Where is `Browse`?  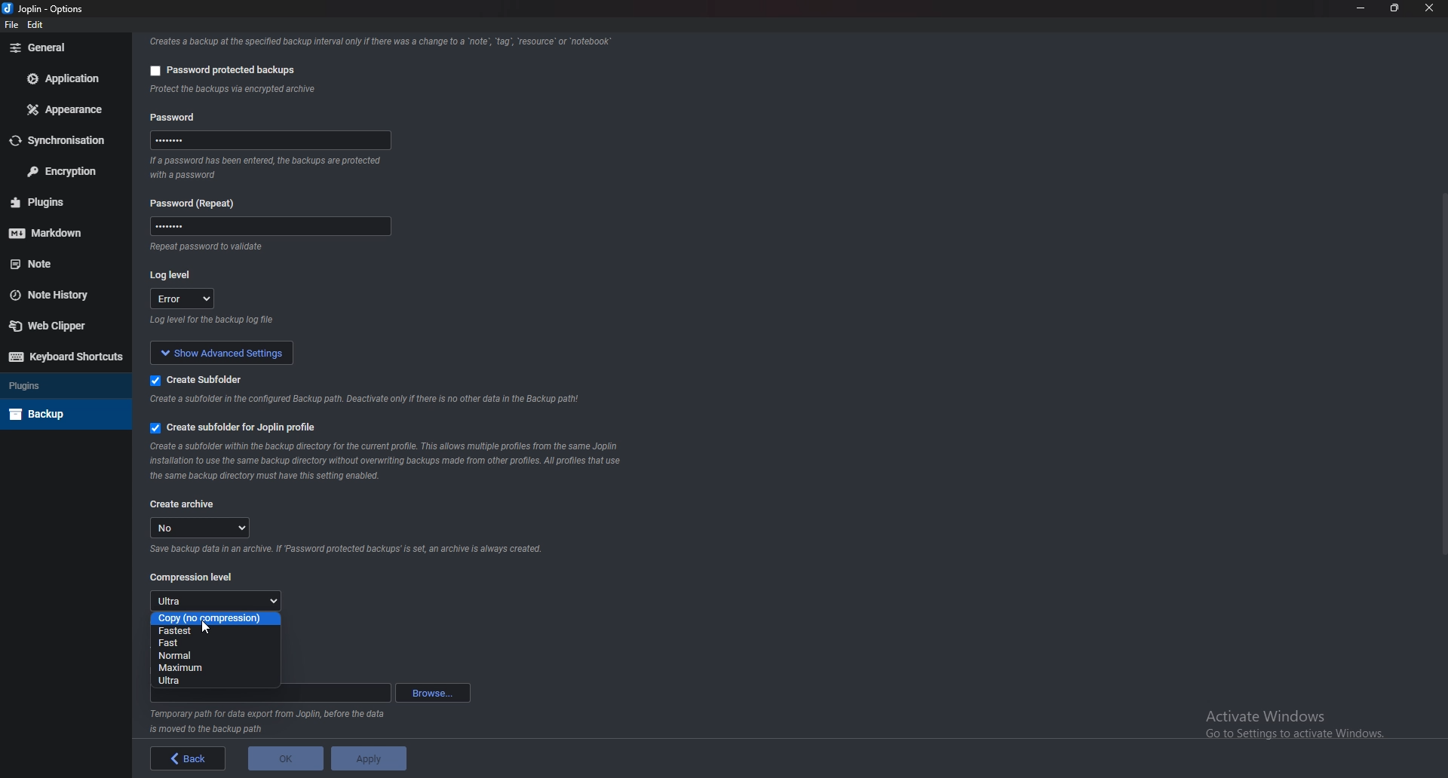
Browse is located at coordinates (432, 693).